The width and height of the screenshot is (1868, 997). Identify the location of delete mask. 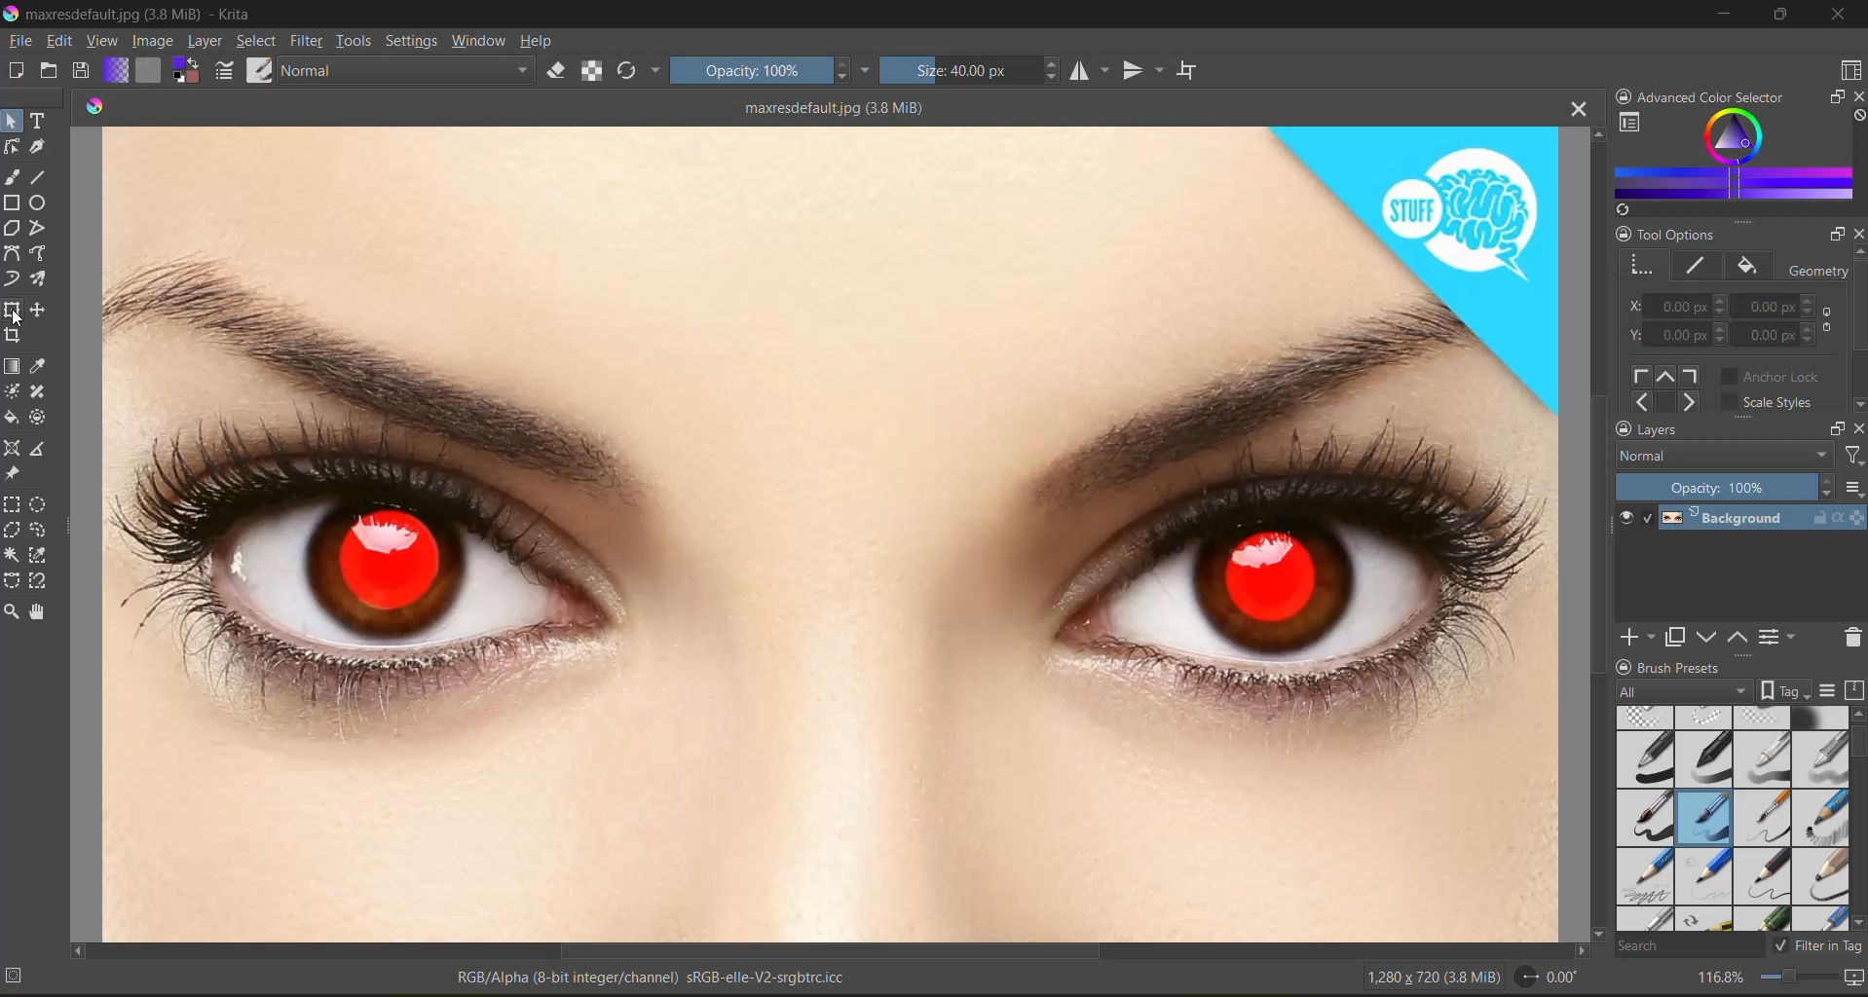
(1854, 638).